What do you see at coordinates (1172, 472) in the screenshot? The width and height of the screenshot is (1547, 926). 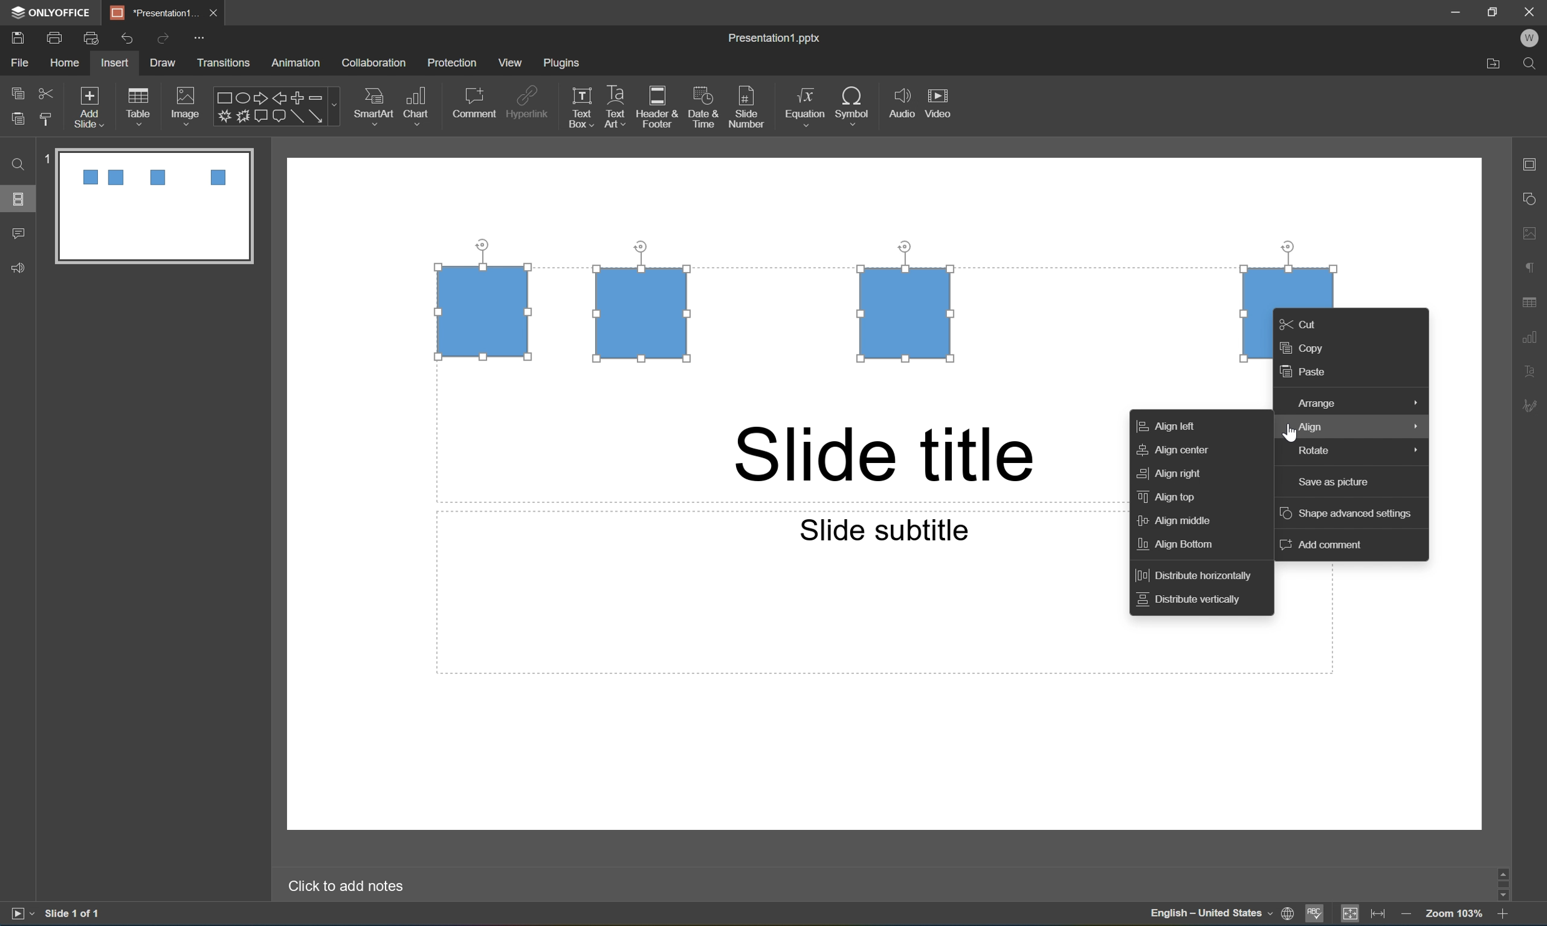 I see `align right` at bounding box center [1172, 472].